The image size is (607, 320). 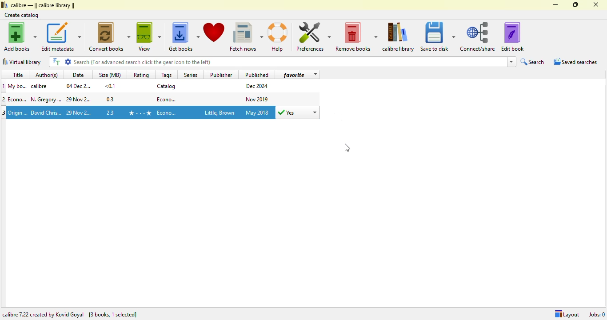 What do you see at coordinates (258, 99) in the screenshot?
I see `publish date` at bounding box center [258, 99].